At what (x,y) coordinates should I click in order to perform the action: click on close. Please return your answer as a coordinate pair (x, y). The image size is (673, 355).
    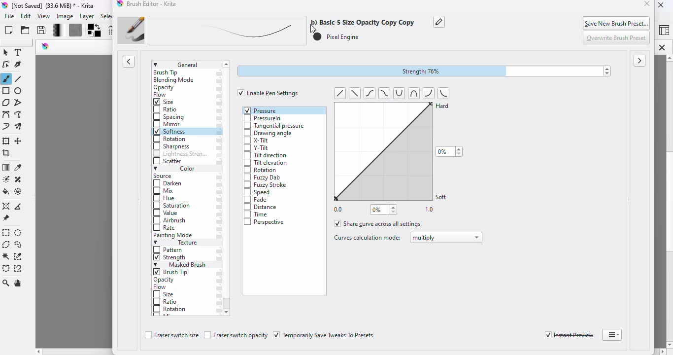
    Looking at the image, I should click on (662, 5).